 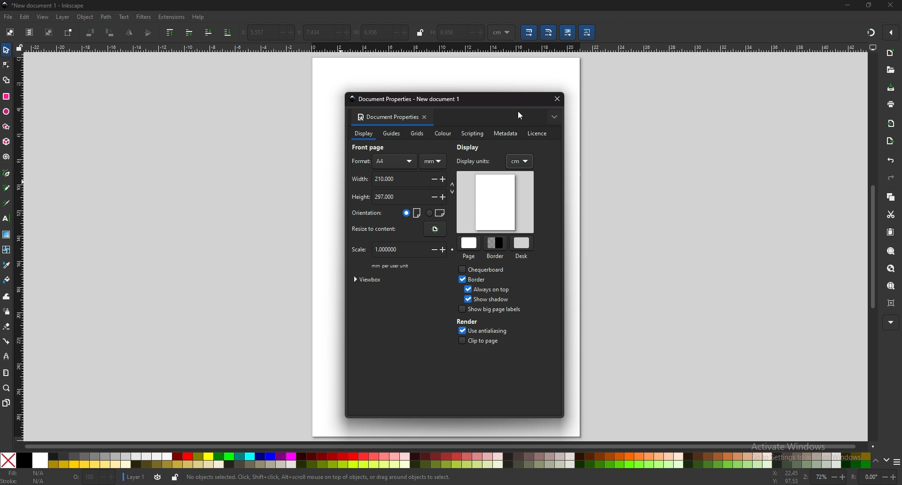 I want to click on paste, so click(x=891, y=232).